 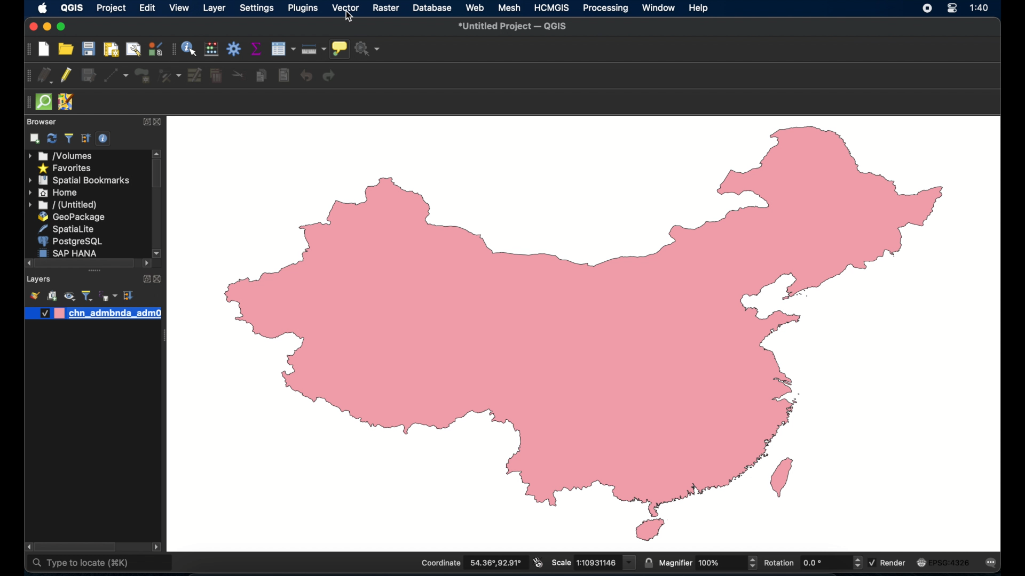 What do you see at coordinates (164, 337) in the screenshot?
I see `drag handle` at bounding box center [164, 337].